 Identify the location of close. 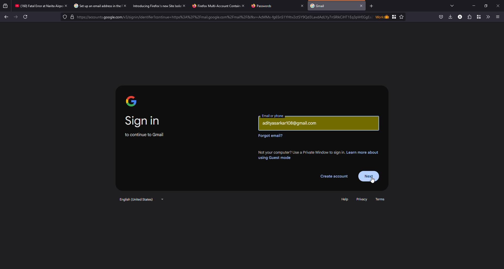
(301, 6).